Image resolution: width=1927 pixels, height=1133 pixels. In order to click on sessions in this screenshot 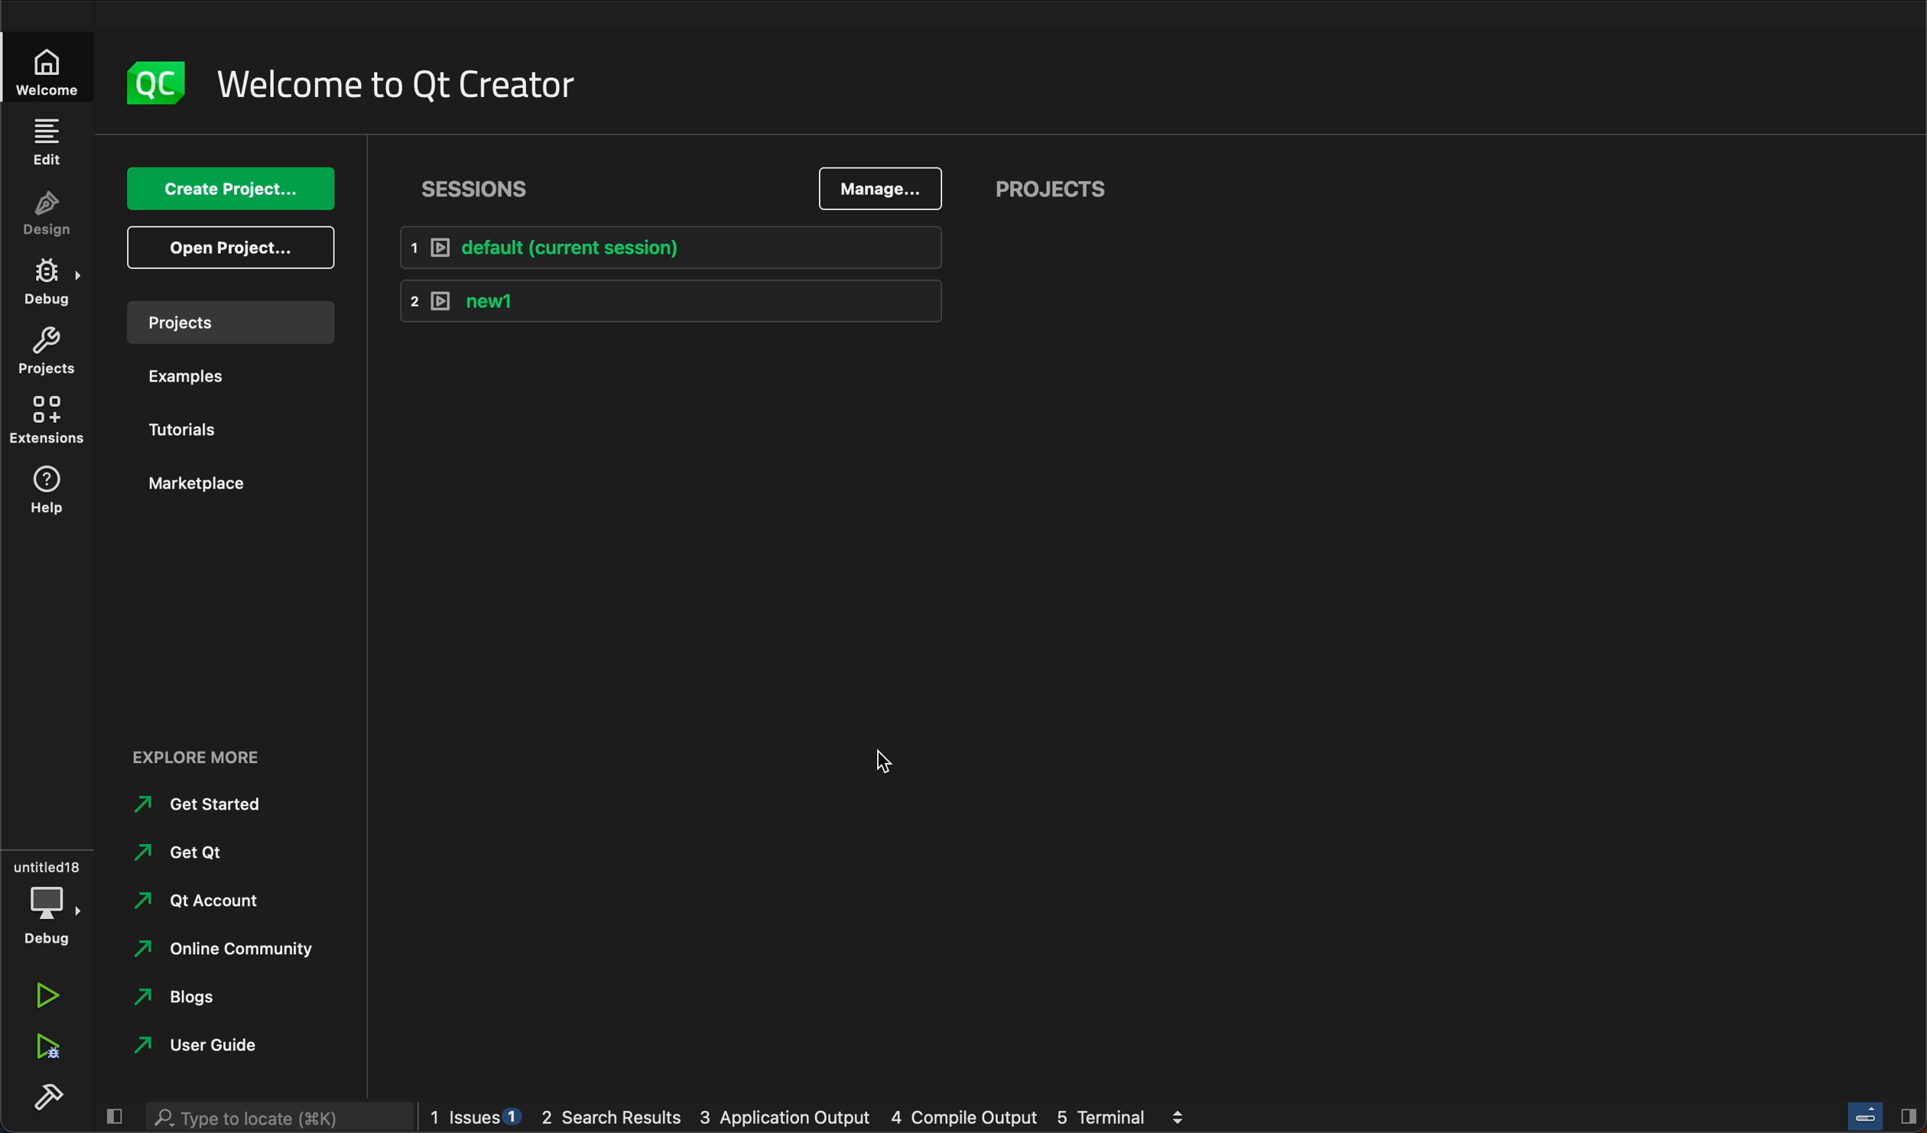, I will do `click(486, 188)`.